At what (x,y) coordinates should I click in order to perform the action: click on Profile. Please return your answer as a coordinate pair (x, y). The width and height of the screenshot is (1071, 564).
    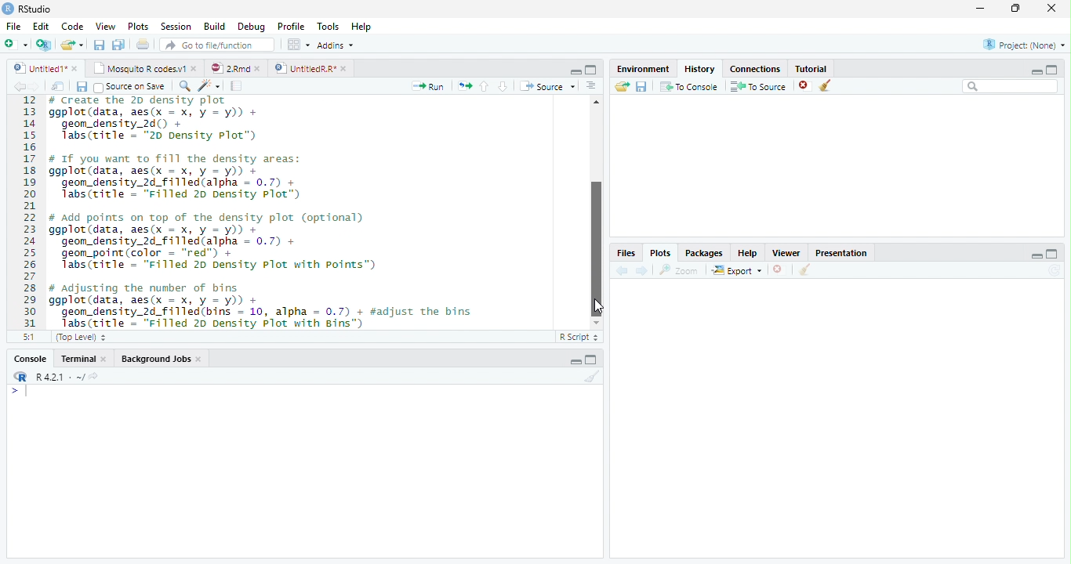
    Looking at the image, I should click on (292, 27).